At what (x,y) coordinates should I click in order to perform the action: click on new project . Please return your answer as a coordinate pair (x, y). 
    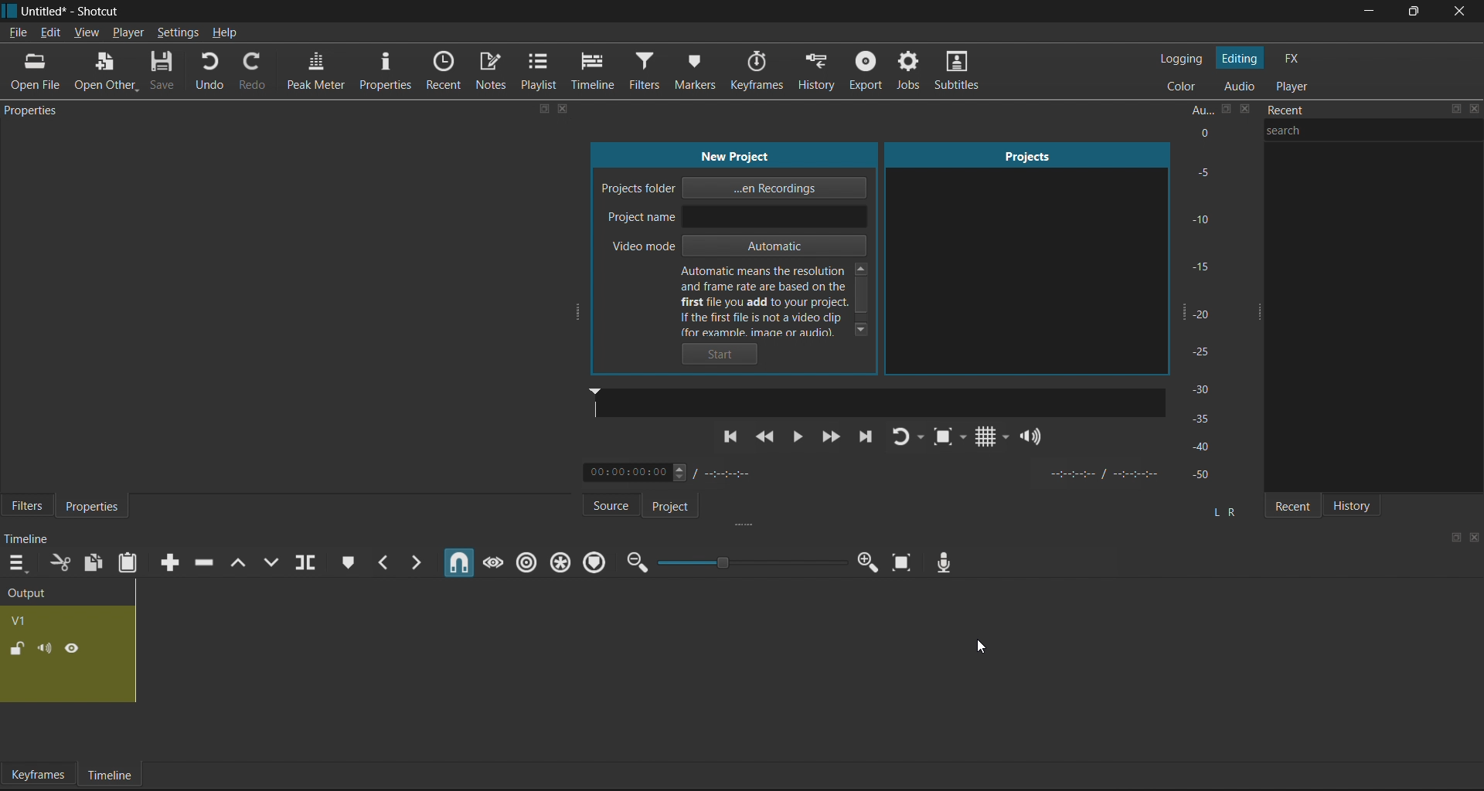
    Looking at the image, I should click on (737, 154).